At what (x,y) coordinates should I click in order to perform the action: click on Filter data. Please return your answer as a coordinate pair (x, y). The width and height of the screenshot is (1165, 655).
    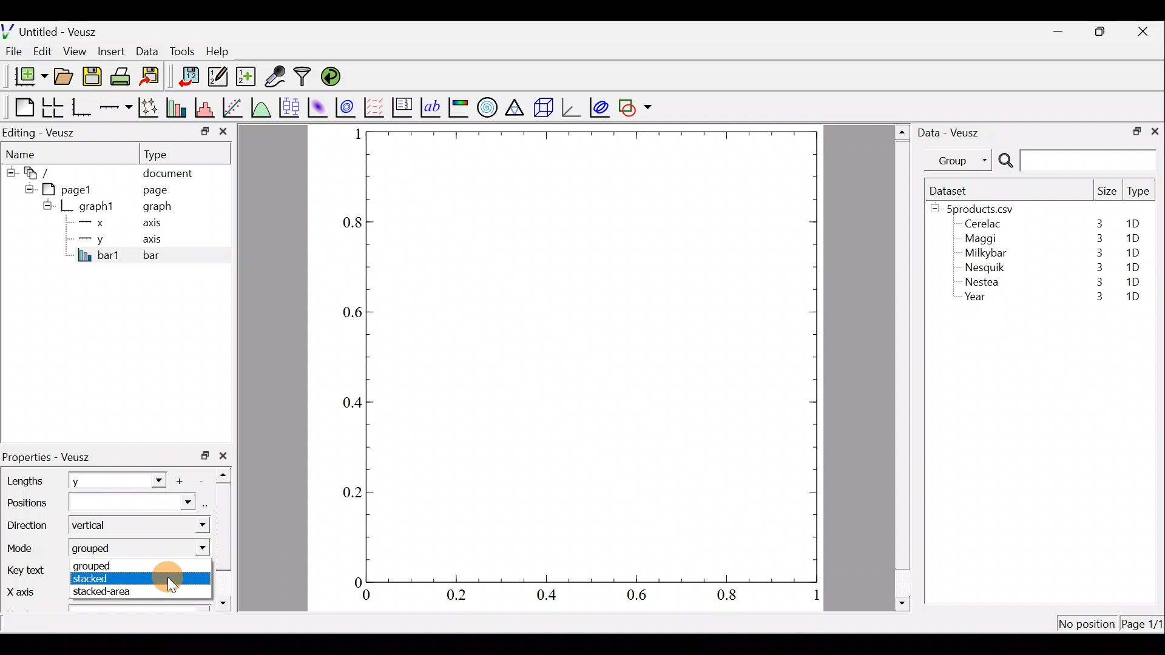
    Looking at the image, I should click on (305, 78).